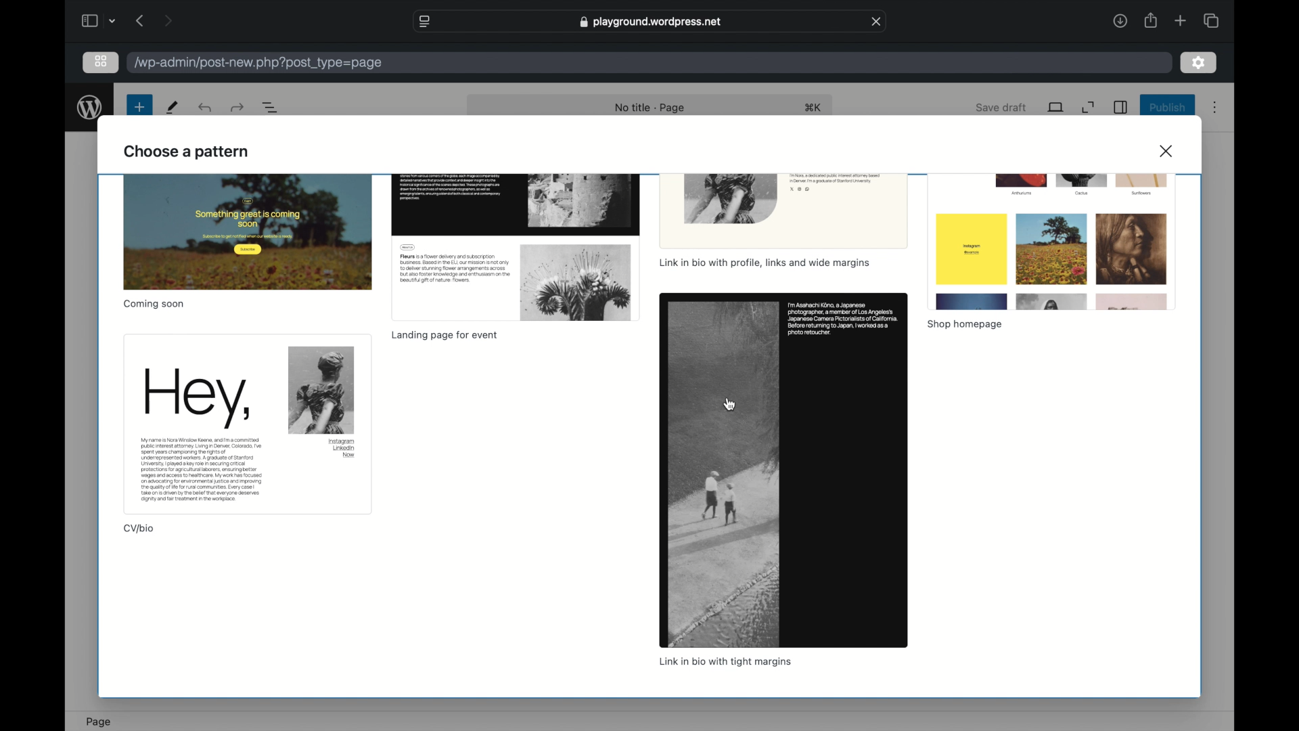 This screenshot has height=731, width=1299. Describe the element at coordinates (444, 336) in the screenshot. I see `landing page for event` at that location.